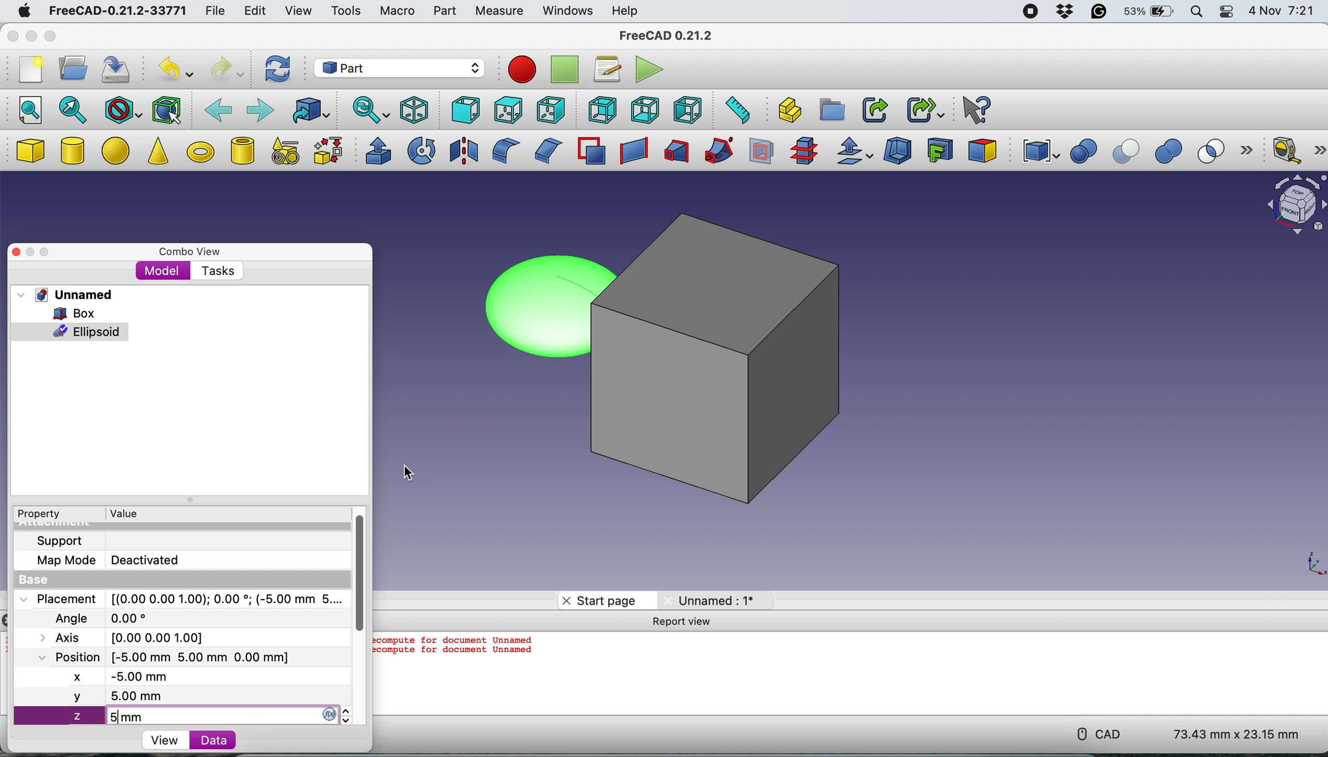  I want to click on object interface, so click(1296, 206).